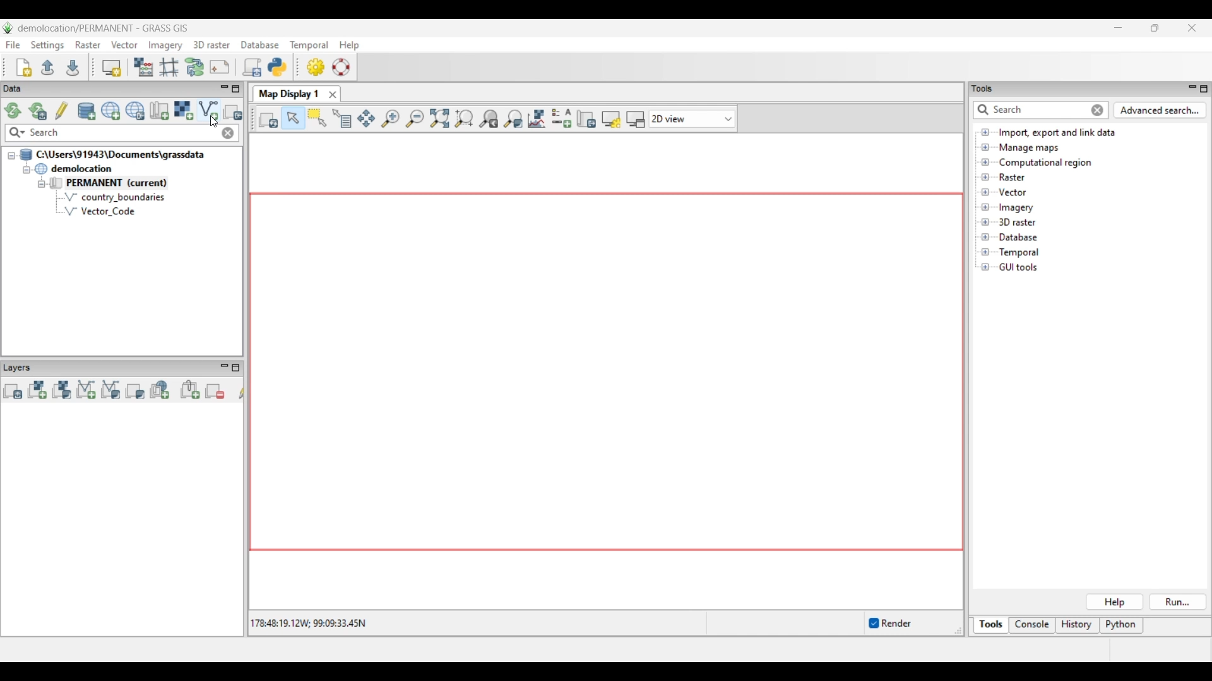 The image size is (1212, 681). What do you see at coordinates (349, 45) in the screenshot?
I see `Help menu` at bounding box center [349, 45].